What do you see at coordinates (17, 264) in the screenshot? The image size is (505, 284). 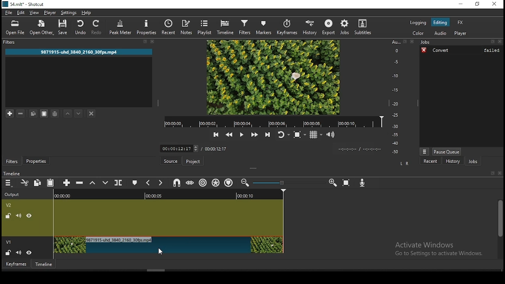 I see `keyframe` at bounding box center [17, 264].